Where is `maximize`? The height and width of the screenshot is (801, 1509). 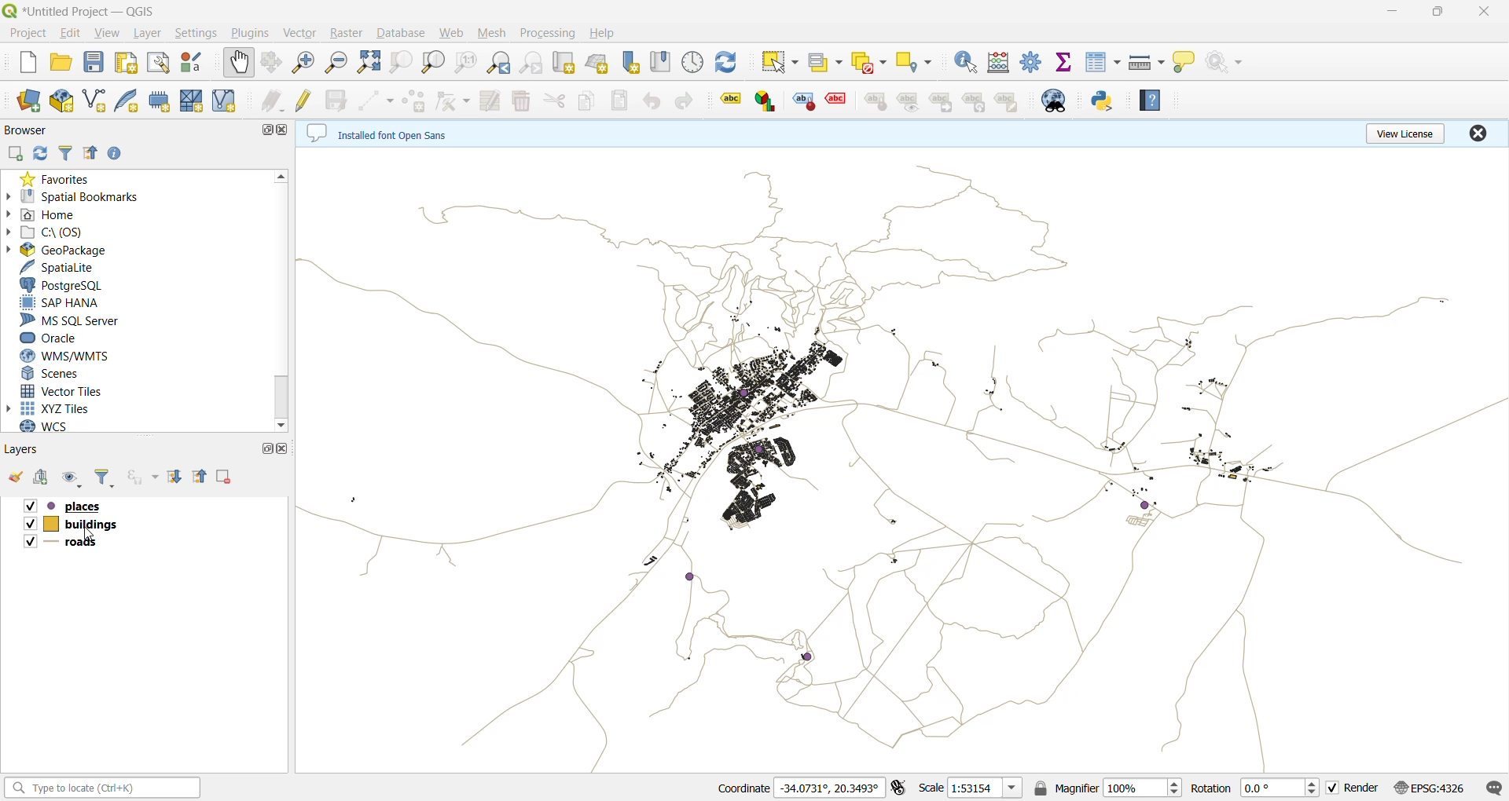
maximize is located at coordinates (264, 448).